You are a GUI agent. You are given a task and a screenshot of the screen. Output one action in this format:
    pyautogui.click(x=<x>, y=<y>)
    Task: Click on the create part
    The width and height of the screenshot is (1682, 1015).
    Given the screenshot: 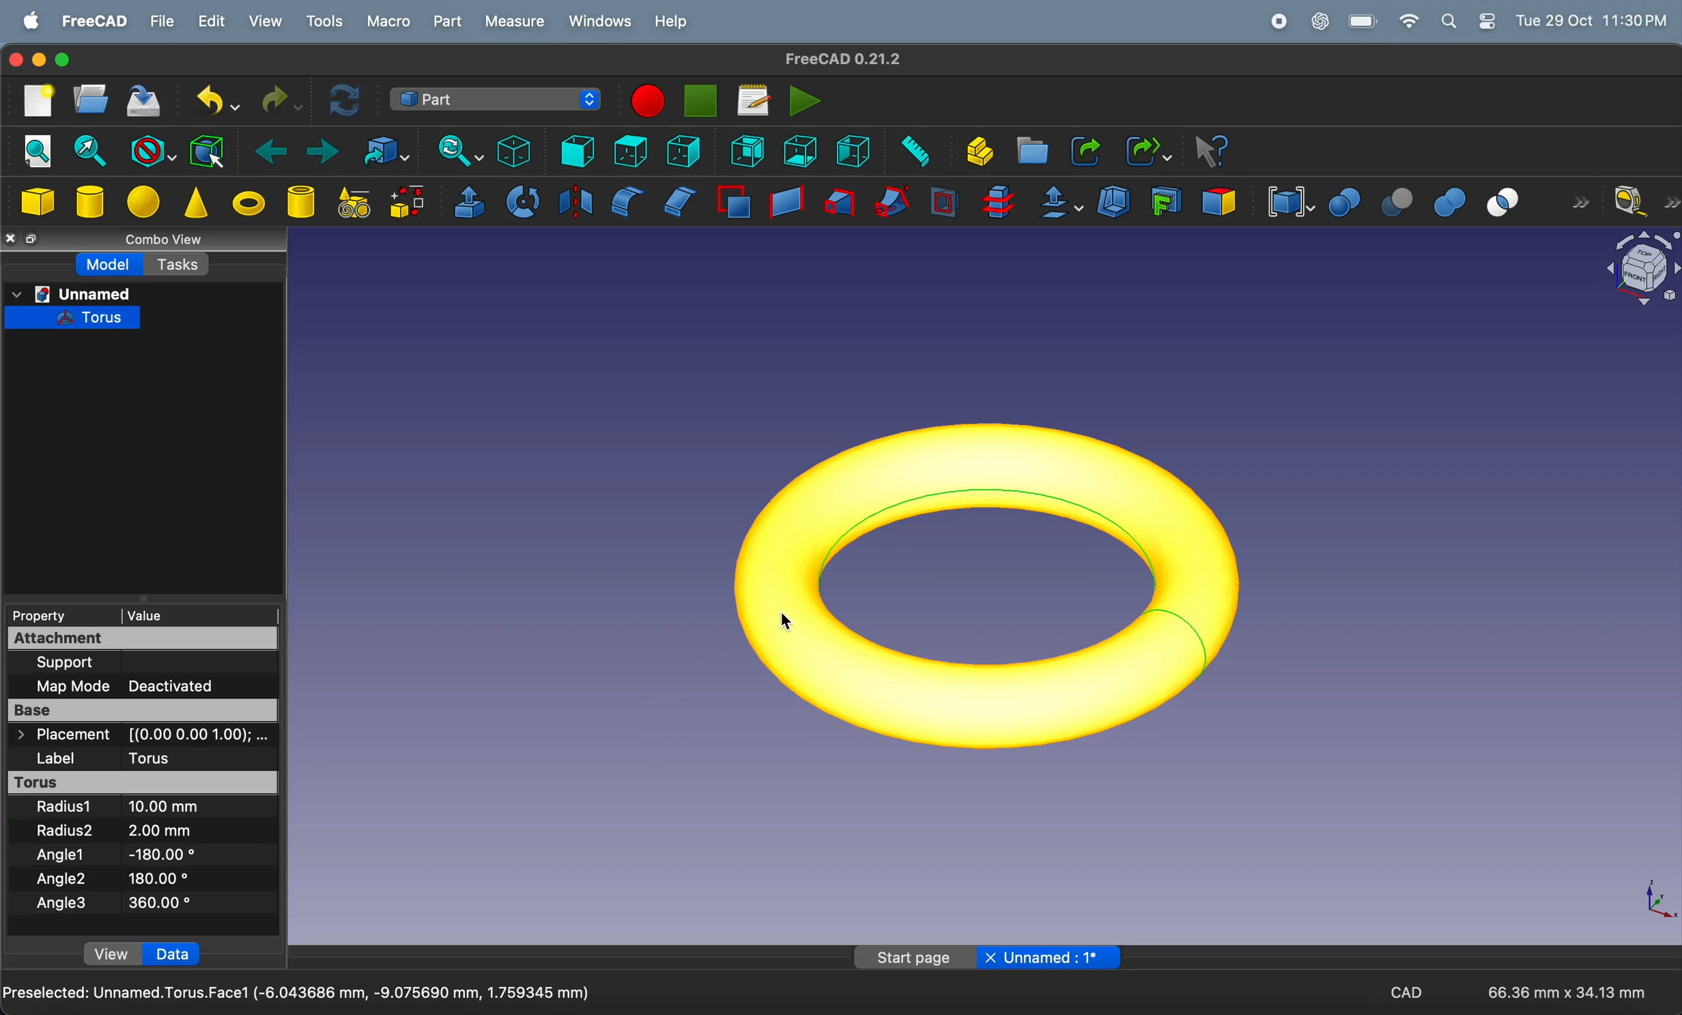 What is the action you would take?
    pyautogui.click(x=975, y=151)
    